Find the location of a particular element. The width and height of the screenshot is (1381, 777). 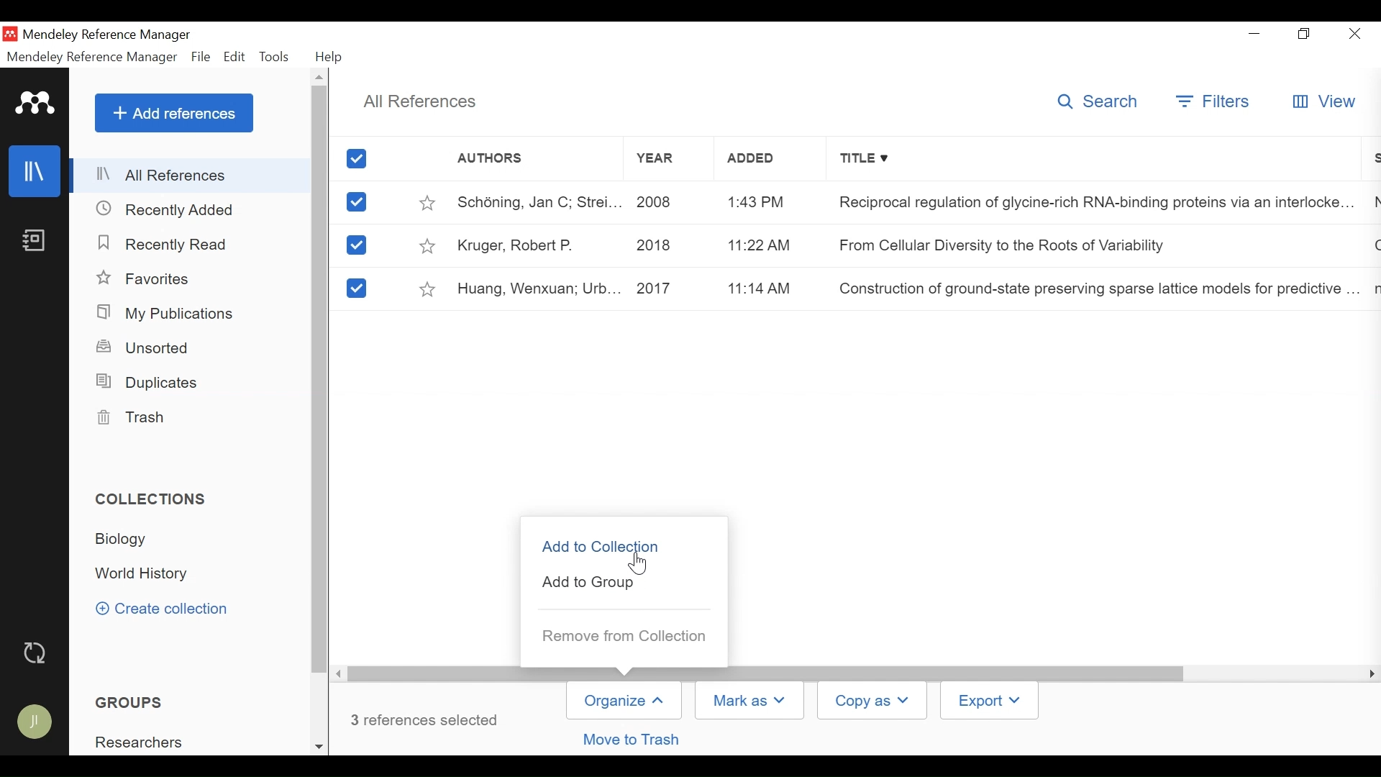

(un)select is located at coordinates (355, 288).